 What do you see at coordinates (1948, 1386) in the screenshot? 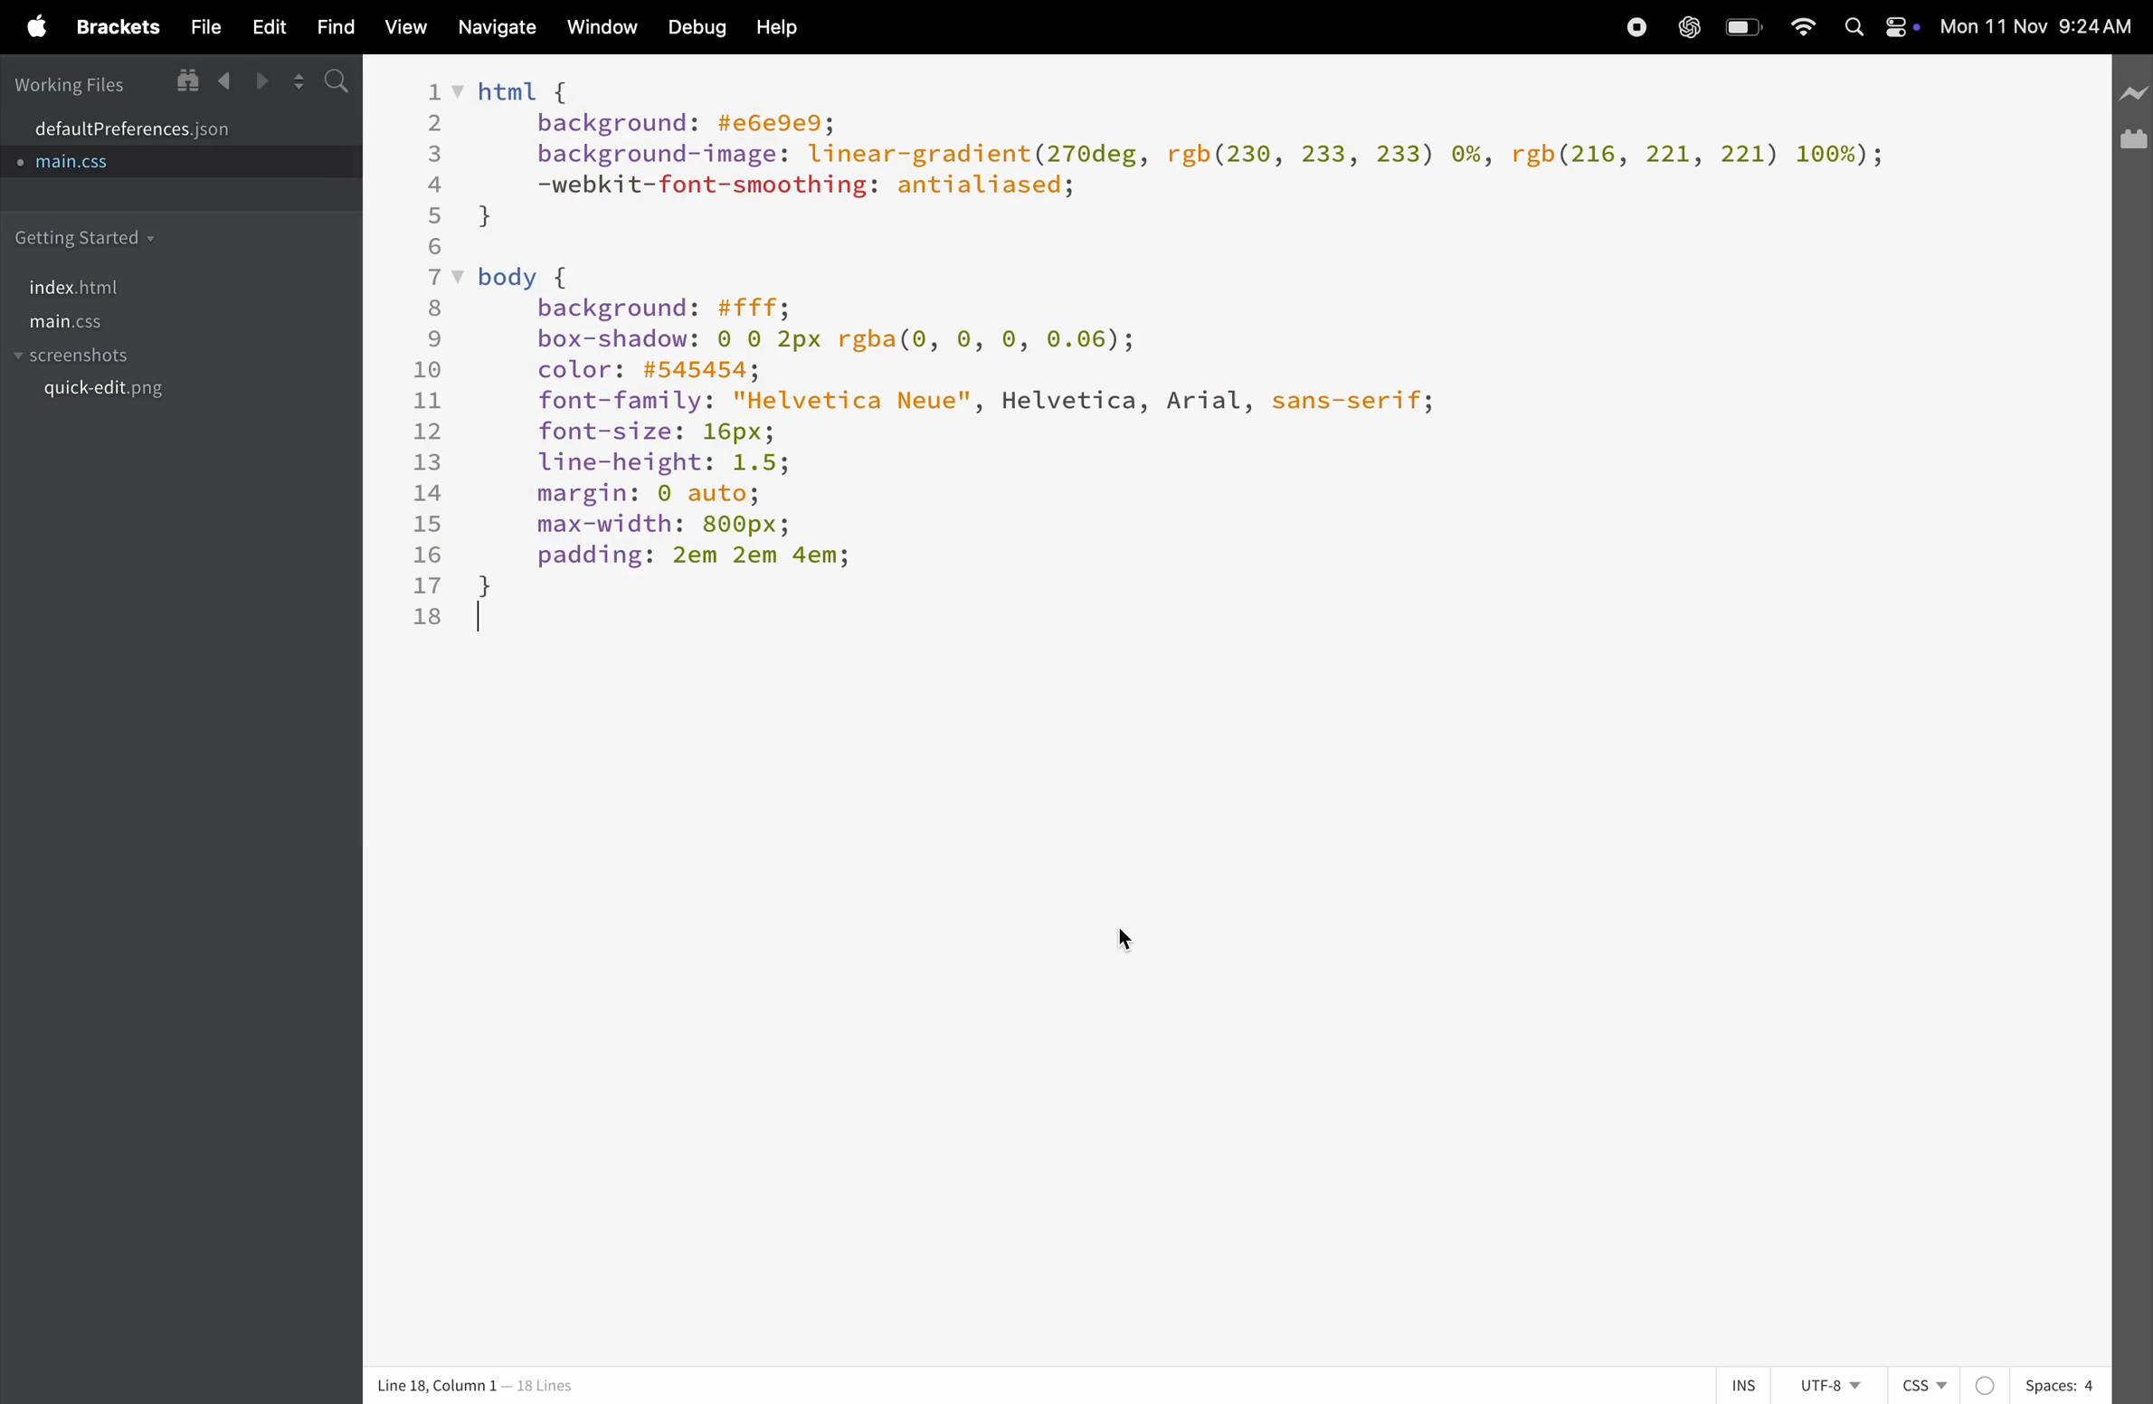
I see `css` at bounding box center [1948, 1386].